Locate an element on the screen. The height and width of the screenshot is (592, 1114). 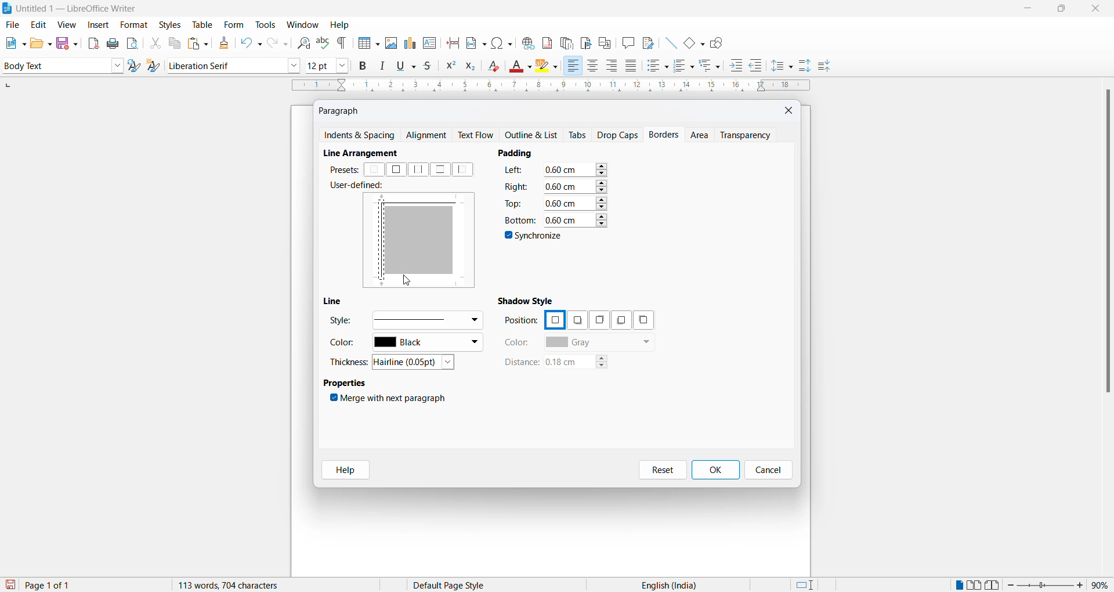
line is located at coordinates (667, 41).